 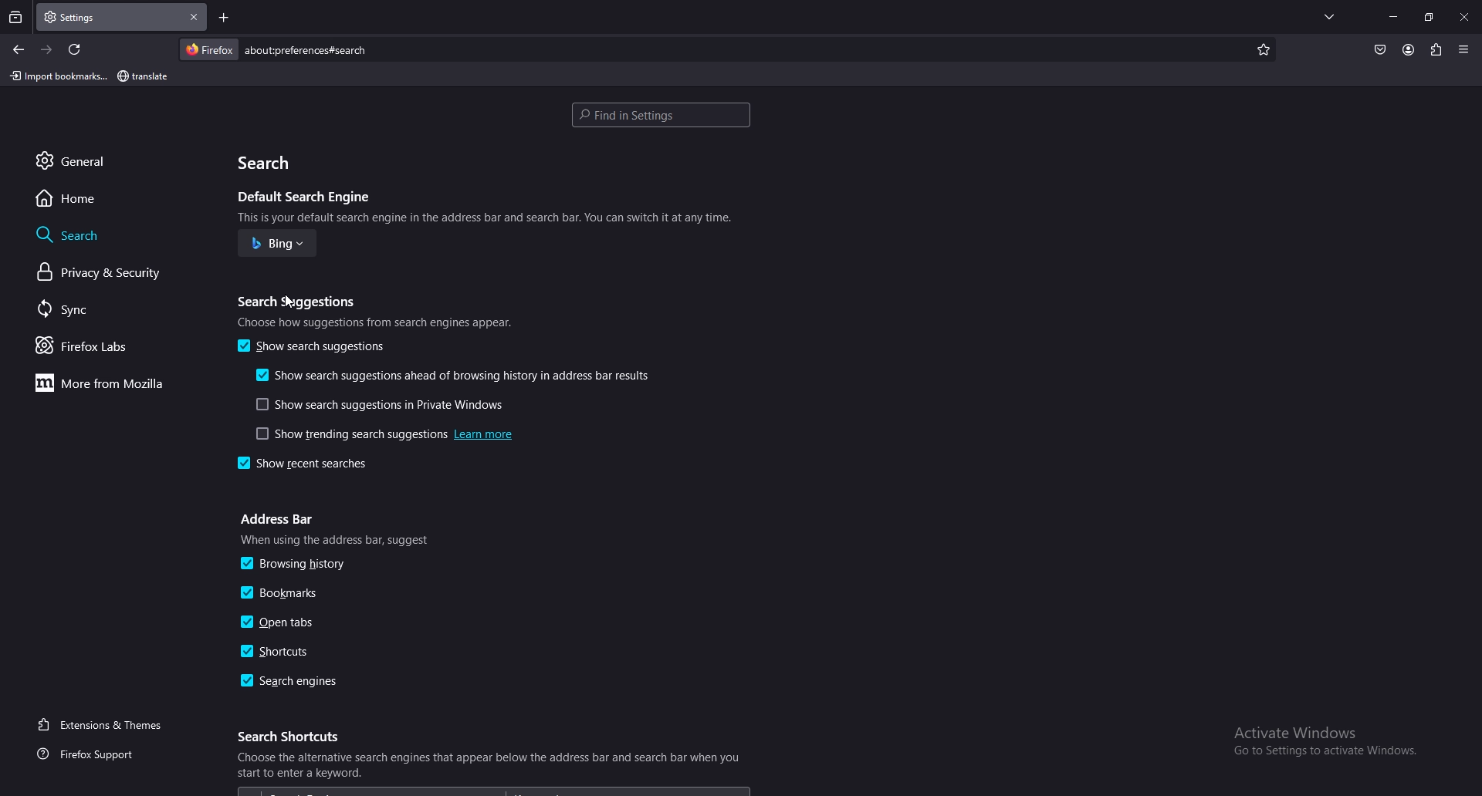 What do you see at coordinates (318, 465) in the screenshot?
I see `show recent searches` at bounding box center [318, 465].